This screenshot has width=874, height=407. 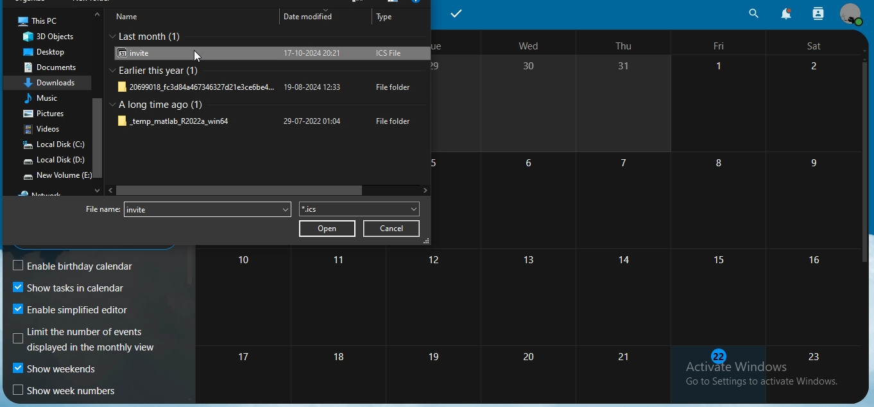 What do you see at coordinates (307, 15) in the screenshot?
I see `date modified` at bounding box center [307, 15].